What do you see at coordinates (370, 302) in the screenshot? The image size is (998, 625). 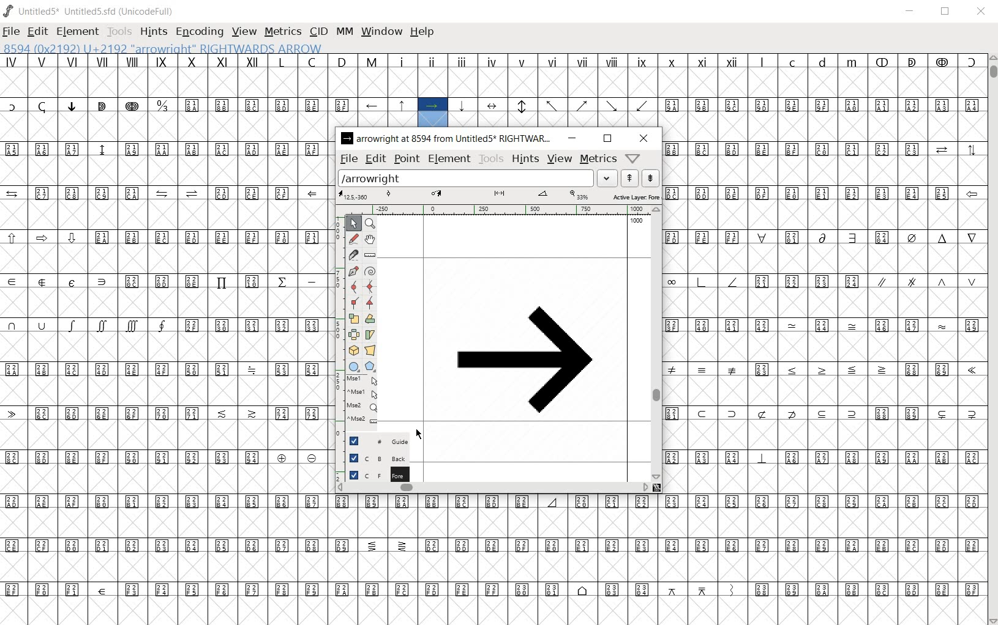 I see `Add a corner point` at bounding box center [370, 302].